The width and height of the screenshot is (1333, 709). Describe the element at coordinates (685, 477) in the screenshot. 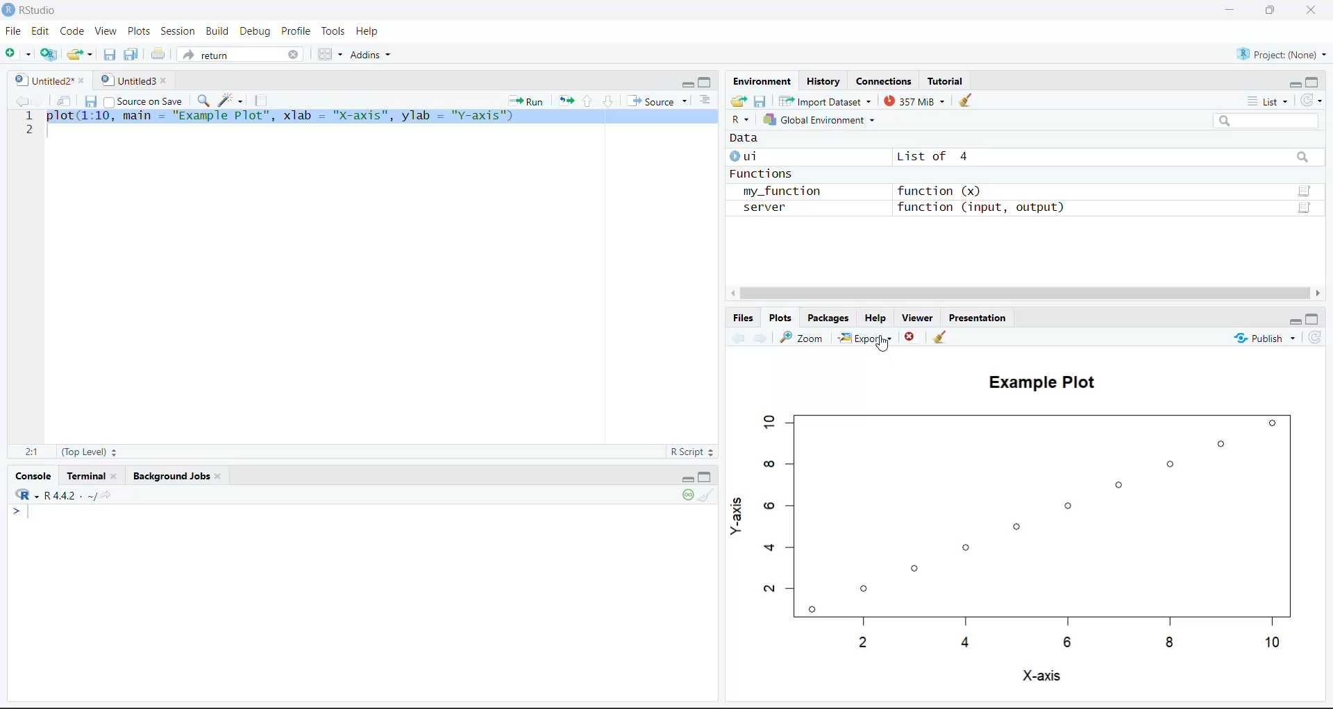

I see `Minimize` at that location.